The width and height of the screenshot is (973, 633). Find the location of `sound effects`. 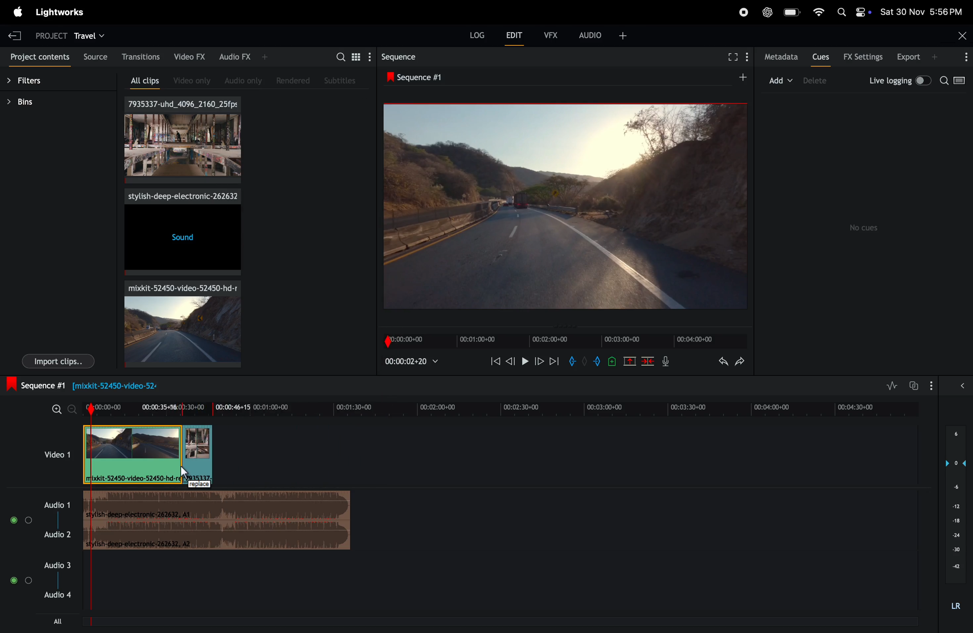

sound effects is located at coordinates (182, 232).